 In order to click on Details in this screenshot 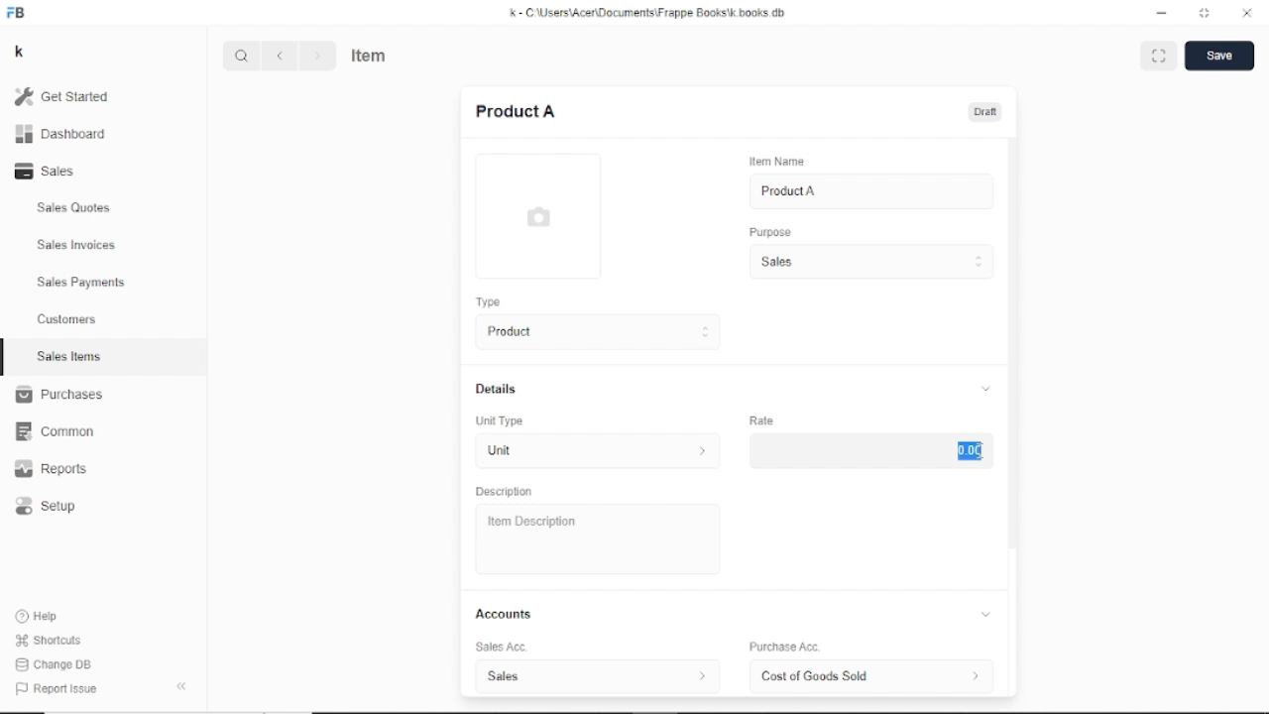, I will do `click(733, 389)`.